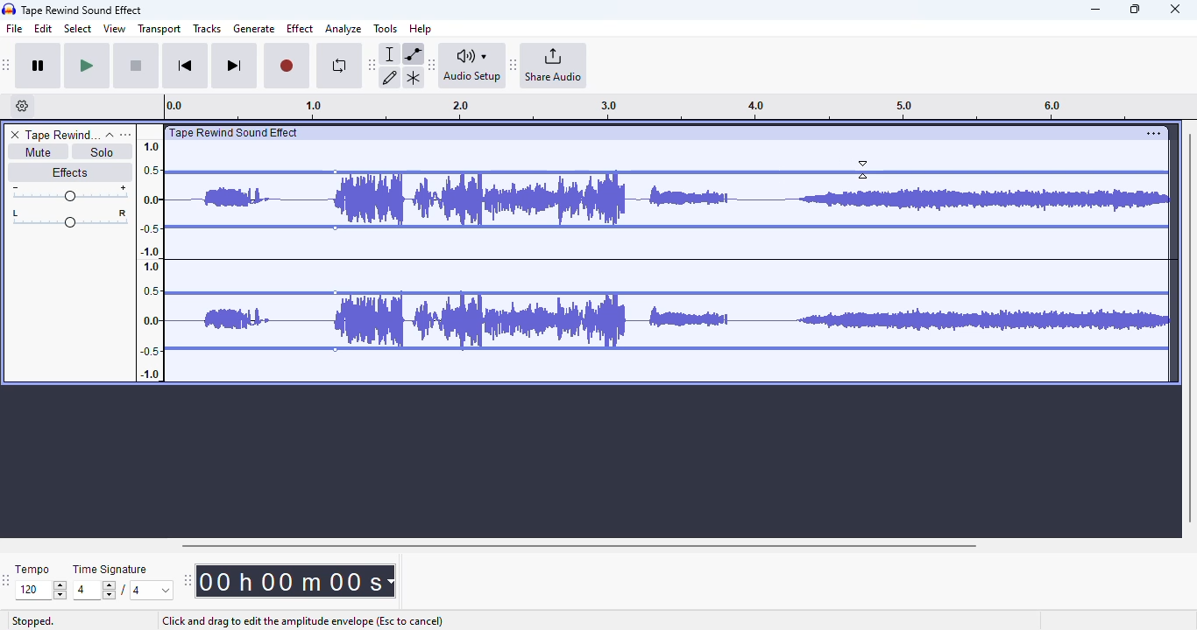  What do you see at coordinates (1189, 325) in the screenshot?
I see `vertical scroll bar` at bounding box center [1189, 325].